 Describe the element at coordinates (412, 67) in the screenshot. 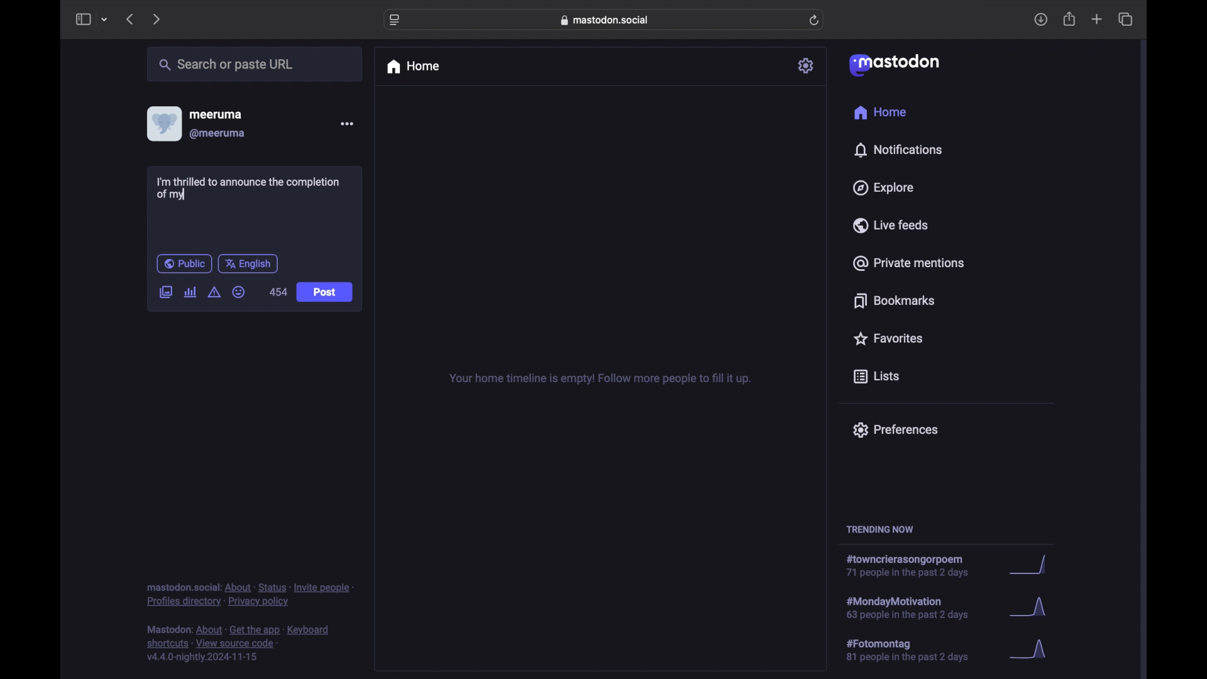

I see `home` at that location.